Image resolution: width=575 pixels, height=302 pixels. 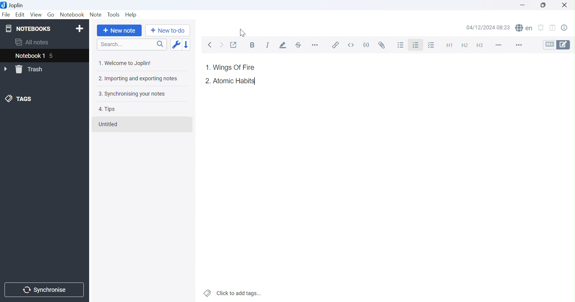 What do you see at coordinates (556, 44) in the screenshot?
I see `Toggle editors` at bounding box center [556, 44].